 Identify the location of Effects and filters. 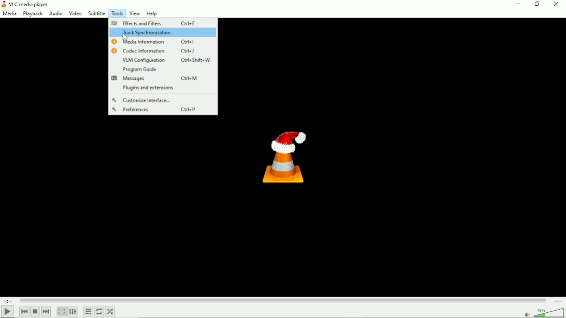
(153, 24).